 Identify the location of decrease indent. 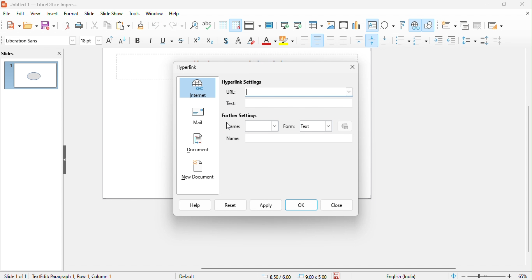
(451, 39).